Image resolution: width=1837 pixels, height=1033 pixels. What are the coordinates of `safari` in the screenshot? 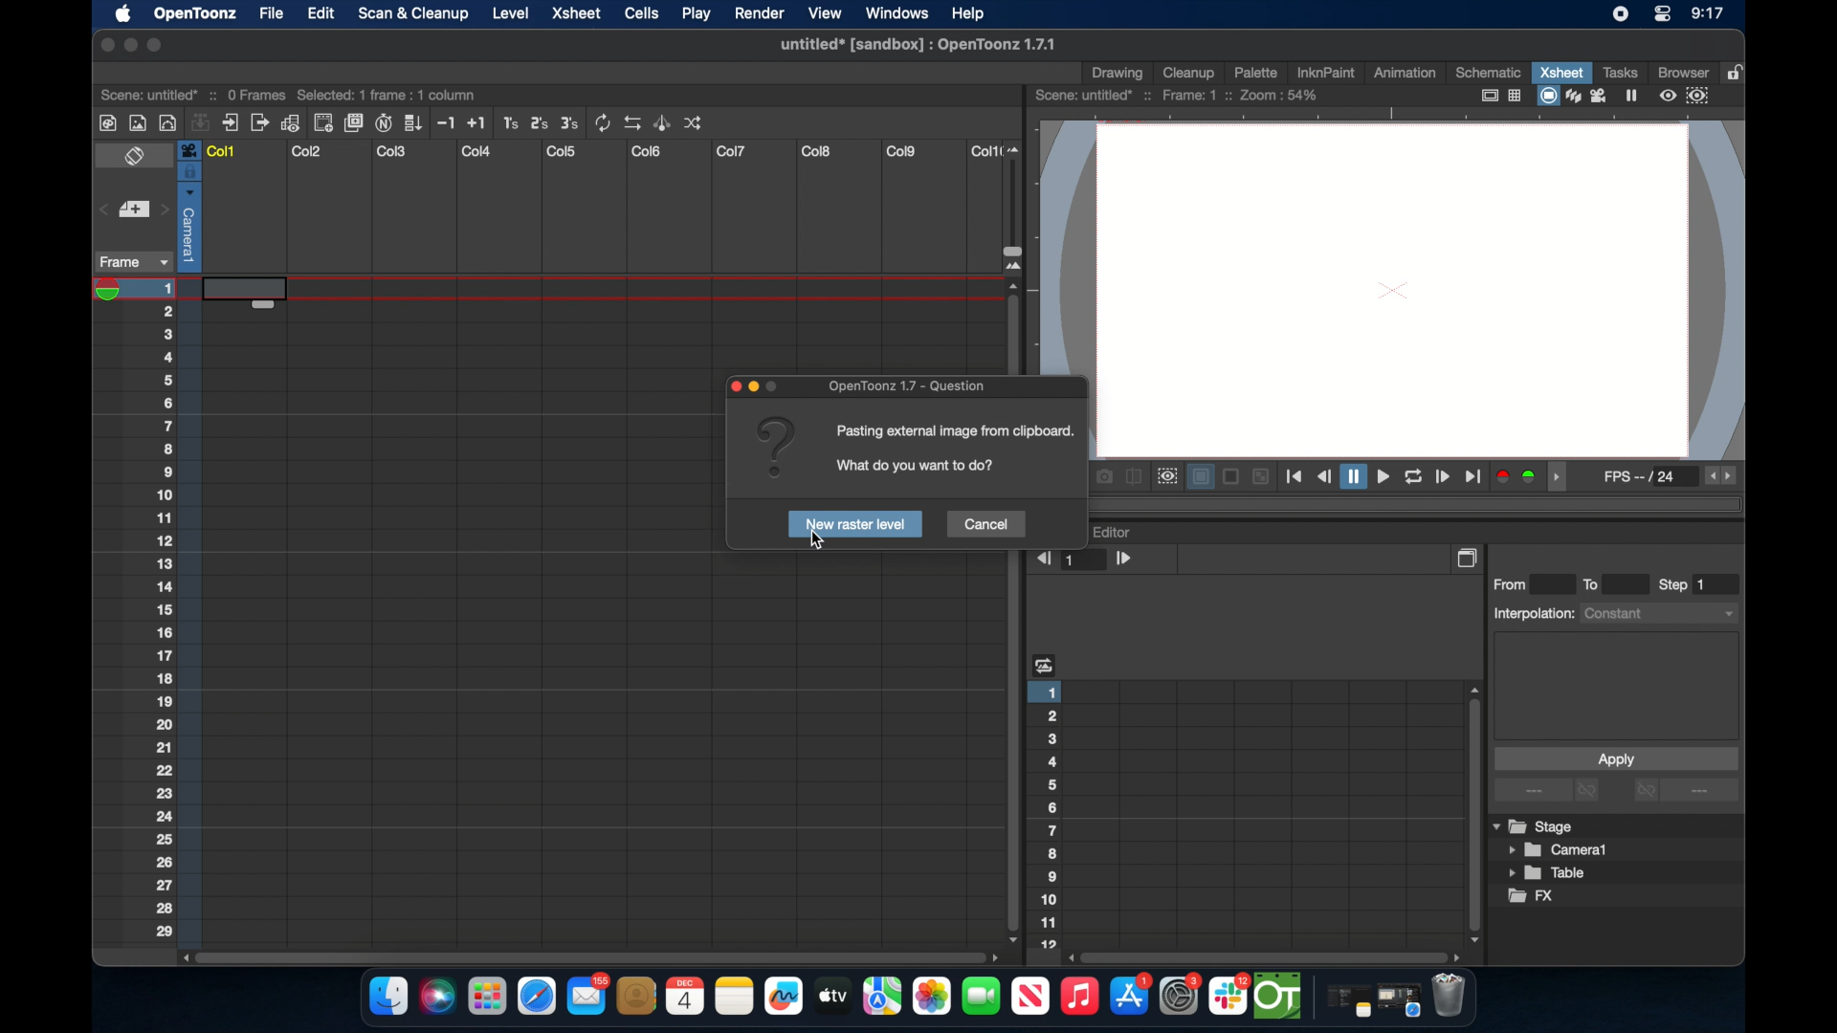 It's located at (1400, 1000).